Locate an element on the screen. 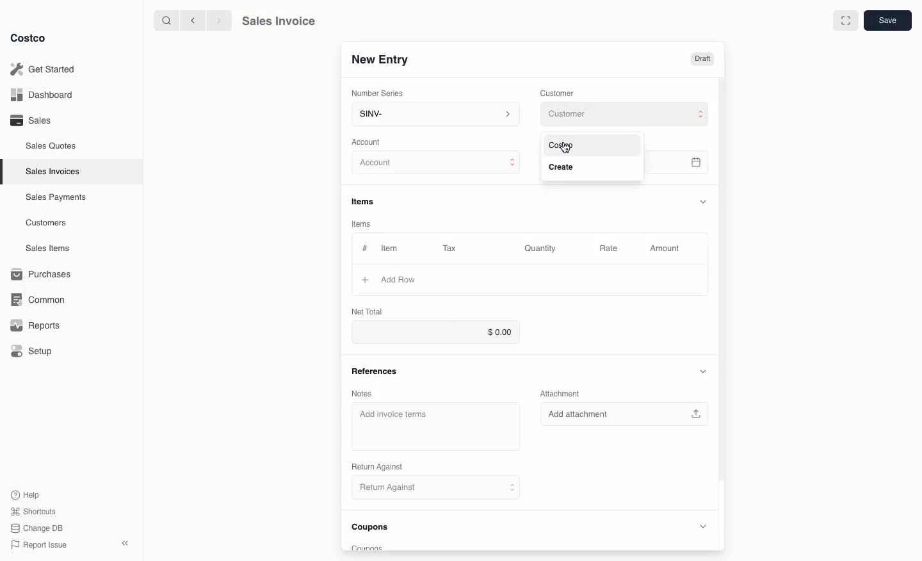  Hashtag is located at coordinates (364, 248).